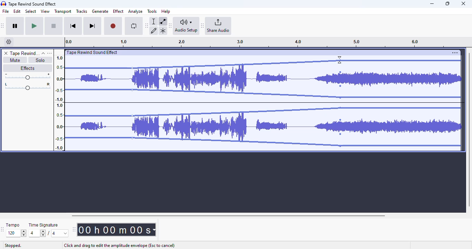 This screenshot has height=249, width=472. What do you see at coordinates (257, 42) in the screenshot?
I see `Track timeline` at bounding box center [257, 42].